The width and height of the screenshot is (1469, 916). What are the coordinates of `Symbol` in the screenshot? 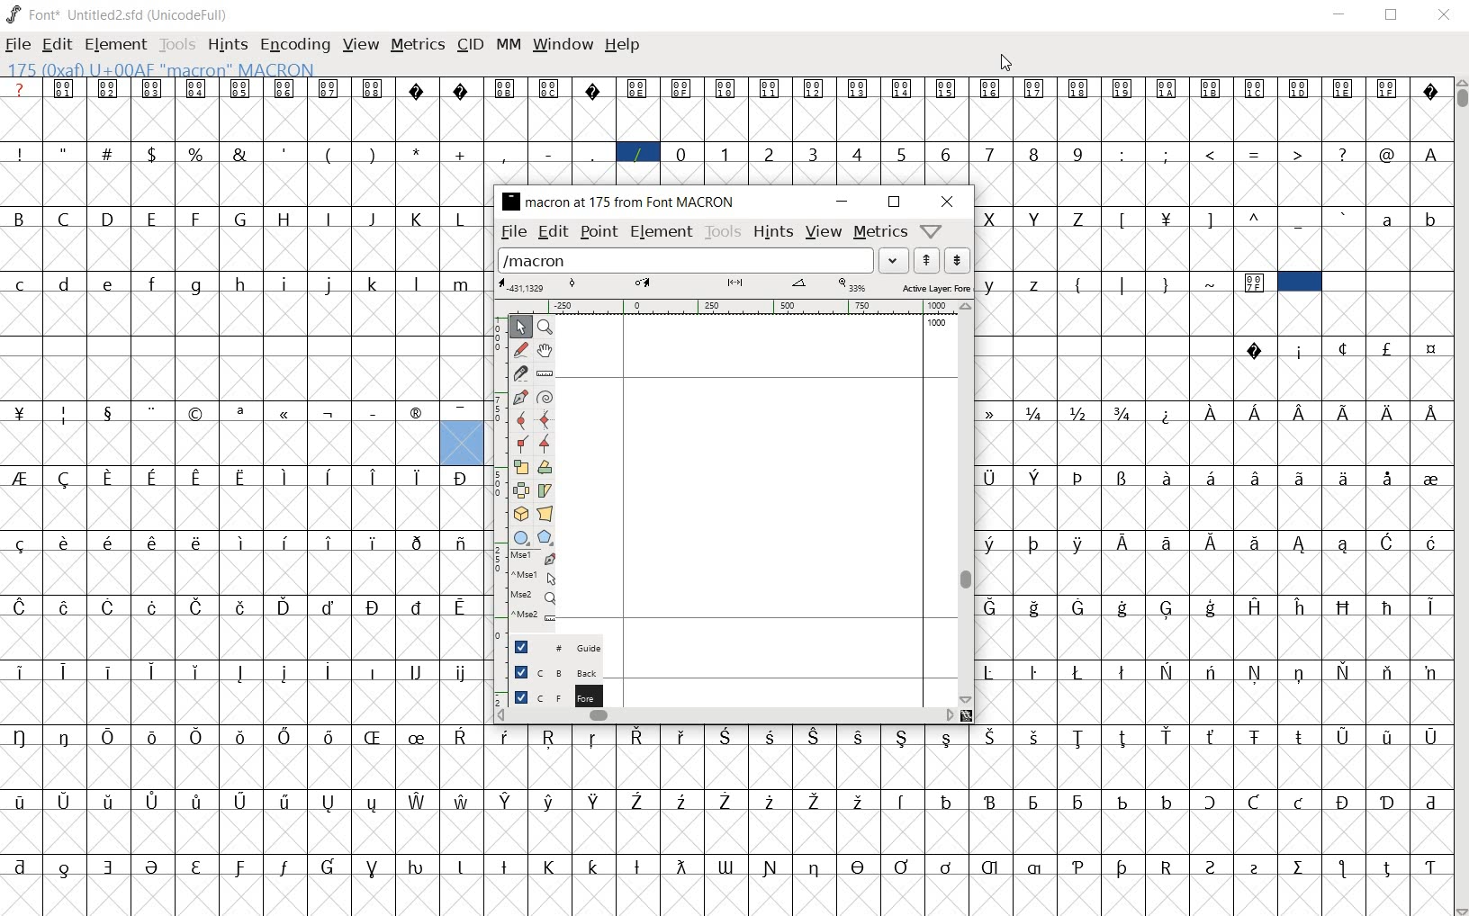 It's located at (903, 739).